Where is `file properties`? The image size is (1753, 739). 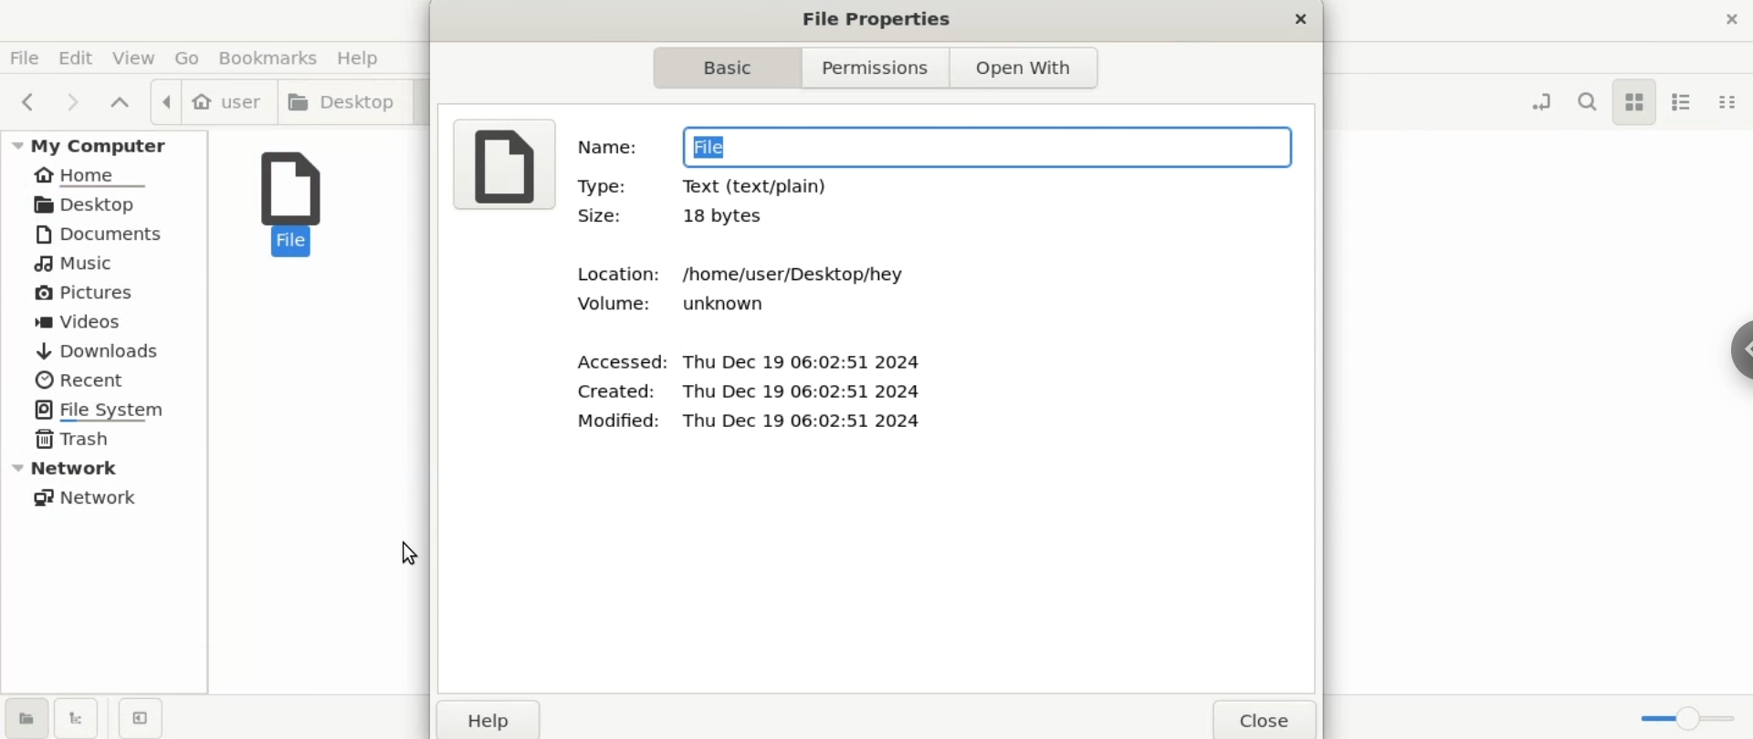
file properties is located at coordinates (876, 19).